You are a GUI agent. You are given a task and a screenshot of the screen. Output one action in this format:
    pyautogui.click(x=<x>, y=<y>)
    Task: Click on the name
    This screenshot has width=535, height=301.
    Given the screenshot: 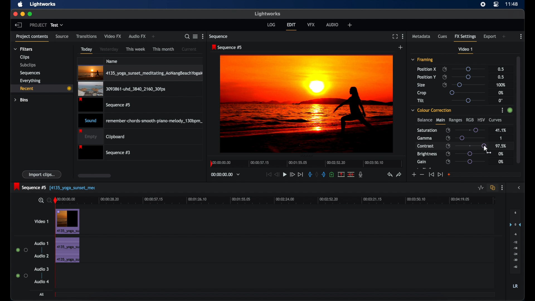 What is the action you would take?
    pyautogui.click(x=112, y=61)
    